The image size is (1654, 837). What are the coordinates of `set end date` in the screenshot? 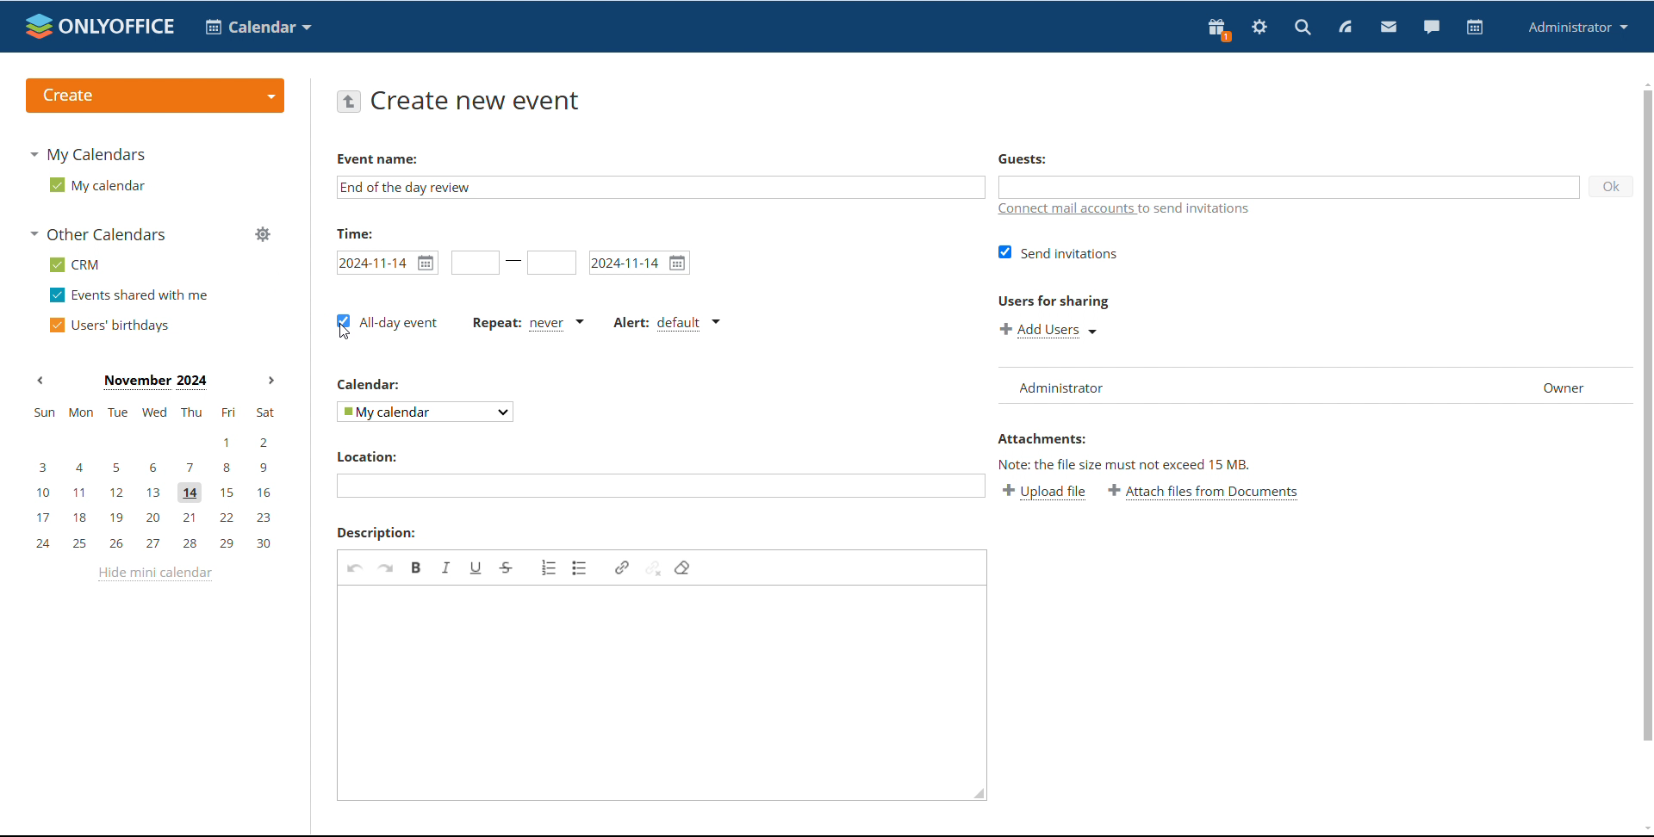 It's located at (640, 263).